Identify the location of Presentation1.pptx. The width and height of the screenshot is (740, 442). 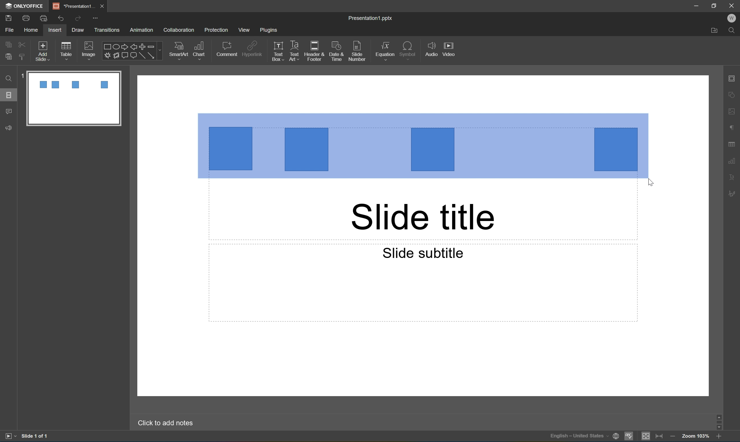
(371, 19).